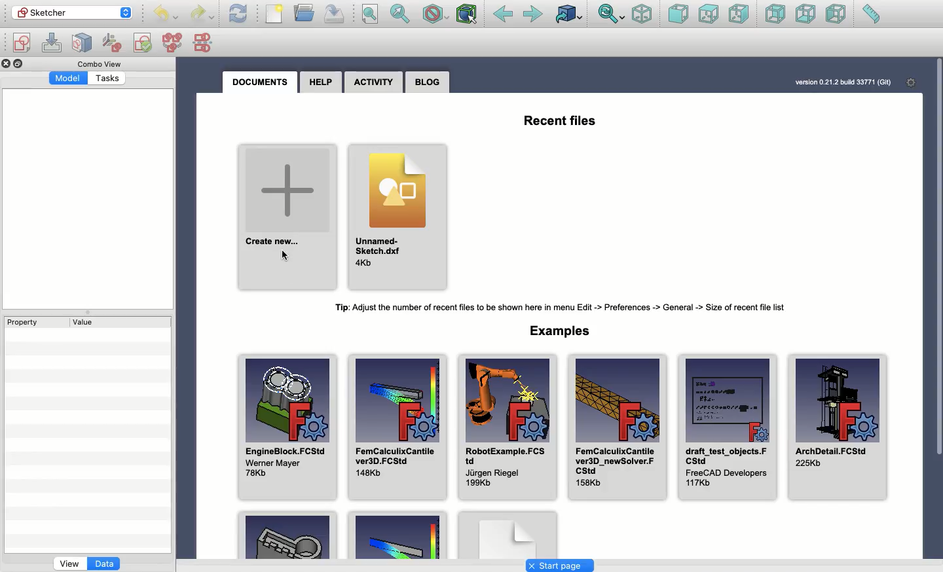 Image resolution: width=943 pixels, height=572 pixels. What do you see at coordinates (740, 15) in the screenshot?
I see `Right` at bounding box center [740, 15].